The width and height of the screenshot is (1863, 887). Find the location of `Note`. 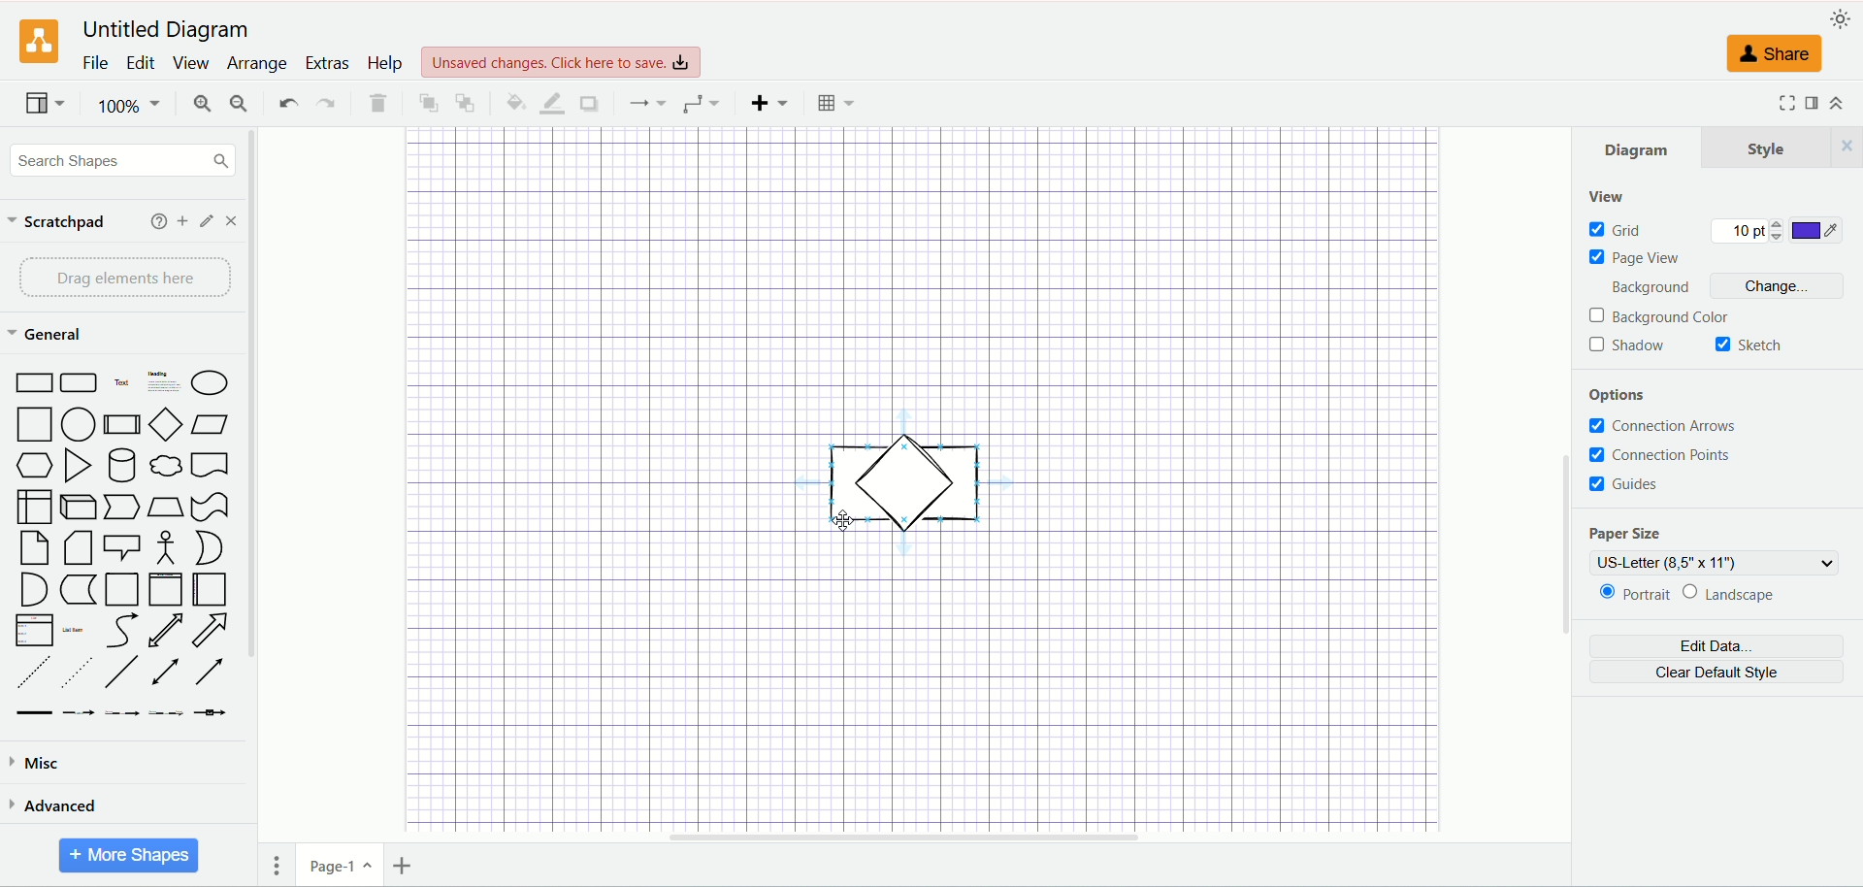

Note is located at coordinates (29, 548).